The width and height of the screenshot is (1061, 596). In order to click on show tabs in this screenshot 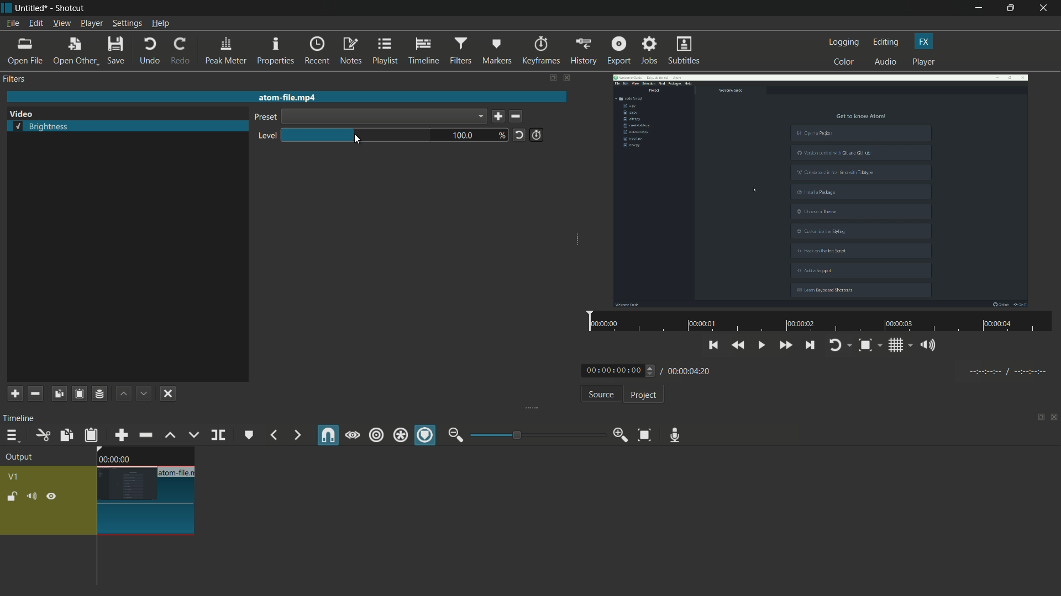, I will do `click(552, 78)`.